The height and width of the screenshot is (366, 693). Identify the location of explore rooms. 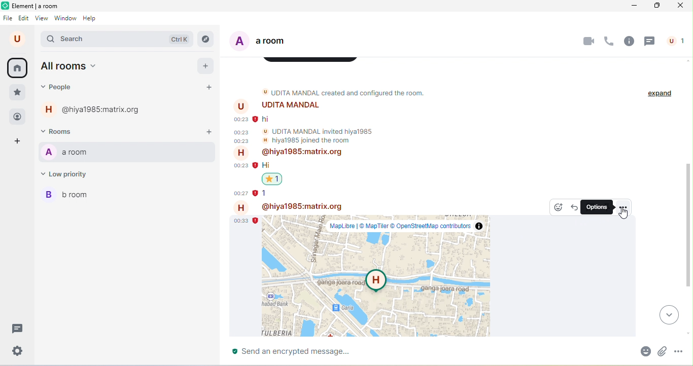
(206, 40).